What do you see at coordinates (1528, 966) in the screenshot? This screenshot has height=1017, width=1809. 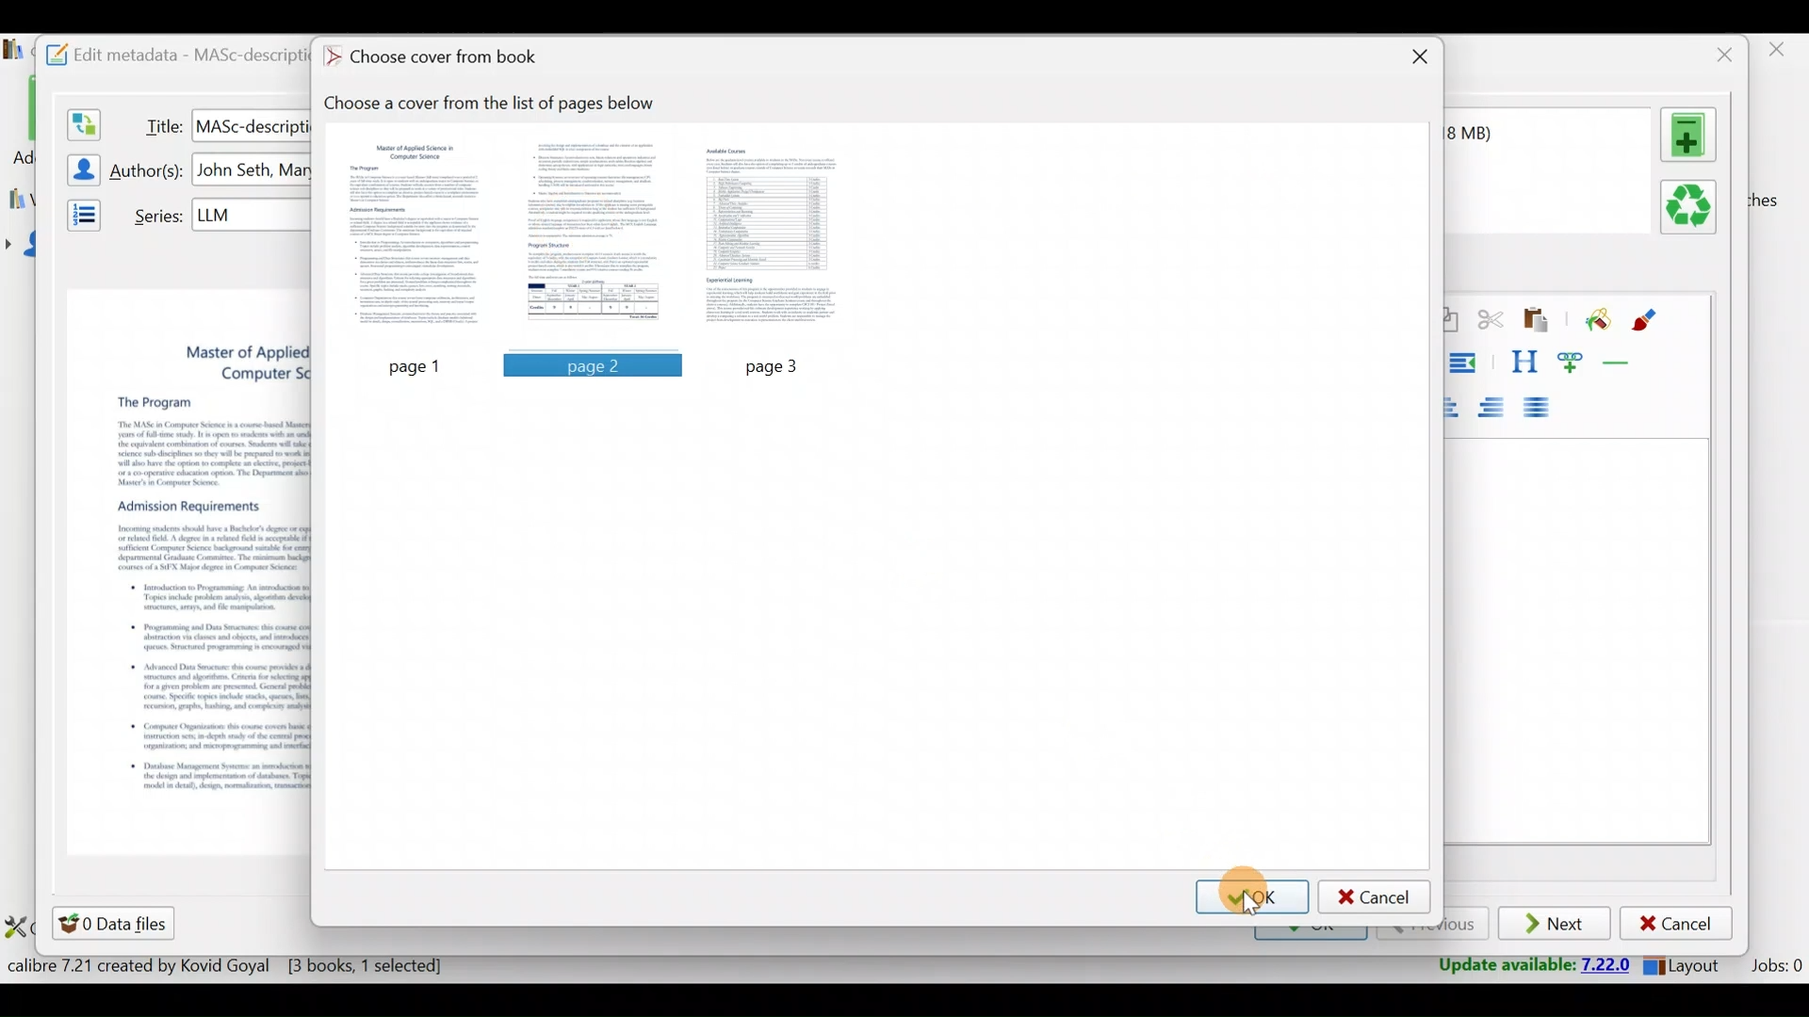 I see `Update` at bounding box center [1528, 966].